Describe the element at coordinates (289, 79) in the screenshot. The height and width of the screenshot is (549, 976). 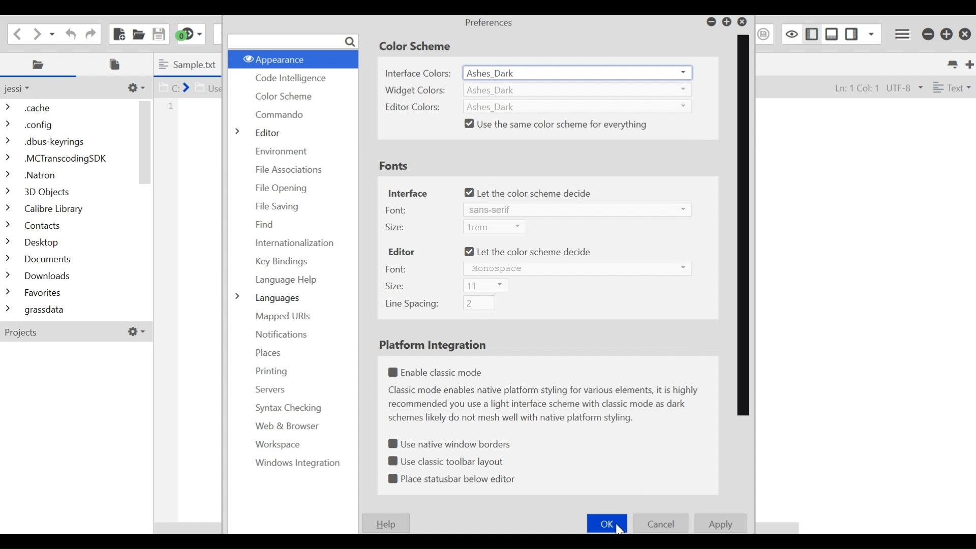
I see `Code Intelligence` at that location.